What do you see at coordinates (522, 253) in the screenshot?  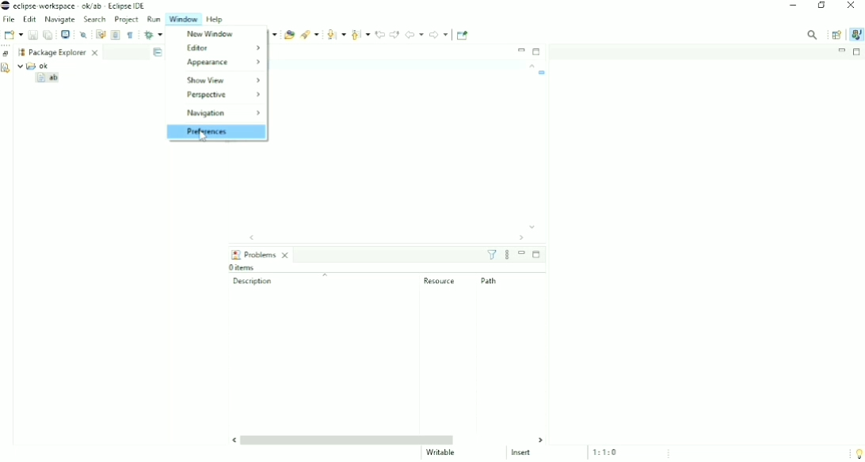 I see `Minimize` at bounding box center [522, 253].